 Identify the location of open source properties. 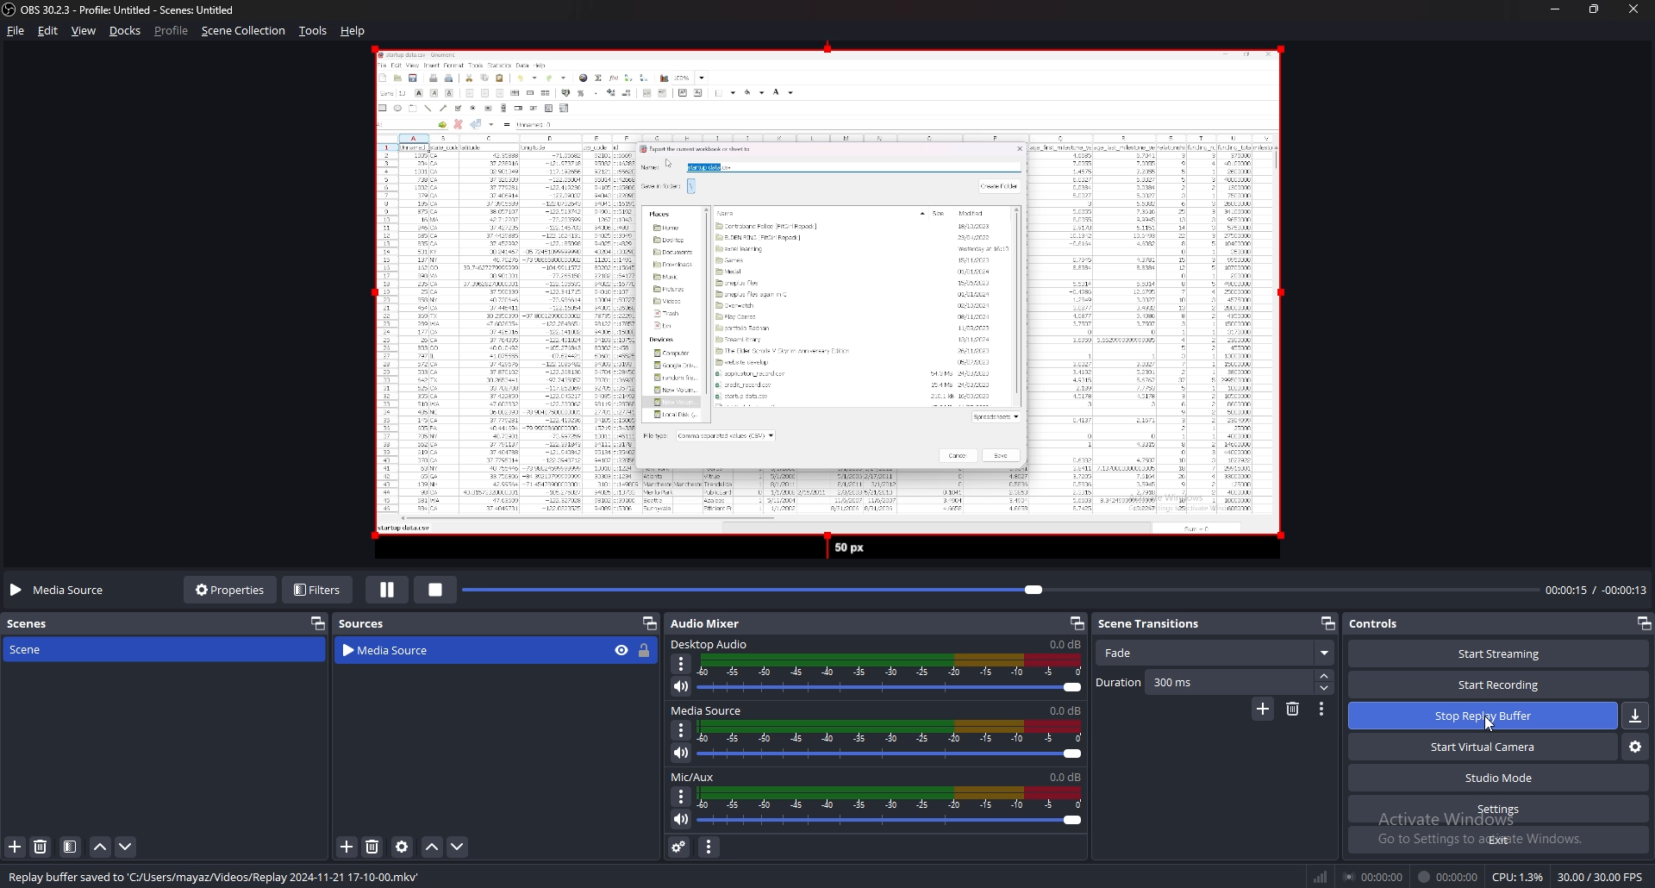
(404, 847).